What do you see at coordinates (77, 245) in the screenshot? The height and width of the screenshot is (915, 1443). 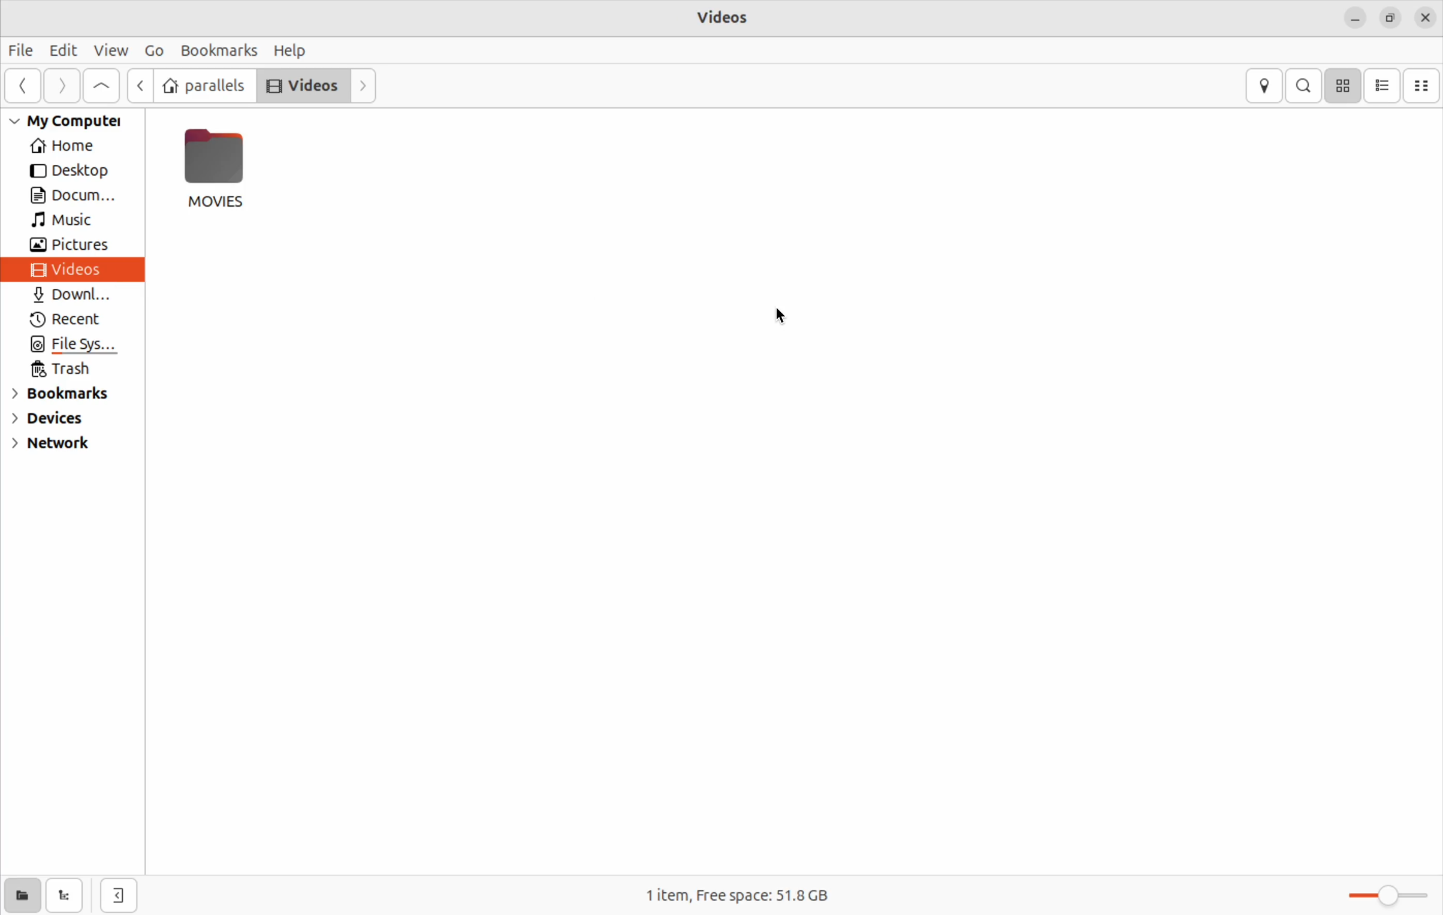 I see `Pictures` at bounding box center [77, 245].